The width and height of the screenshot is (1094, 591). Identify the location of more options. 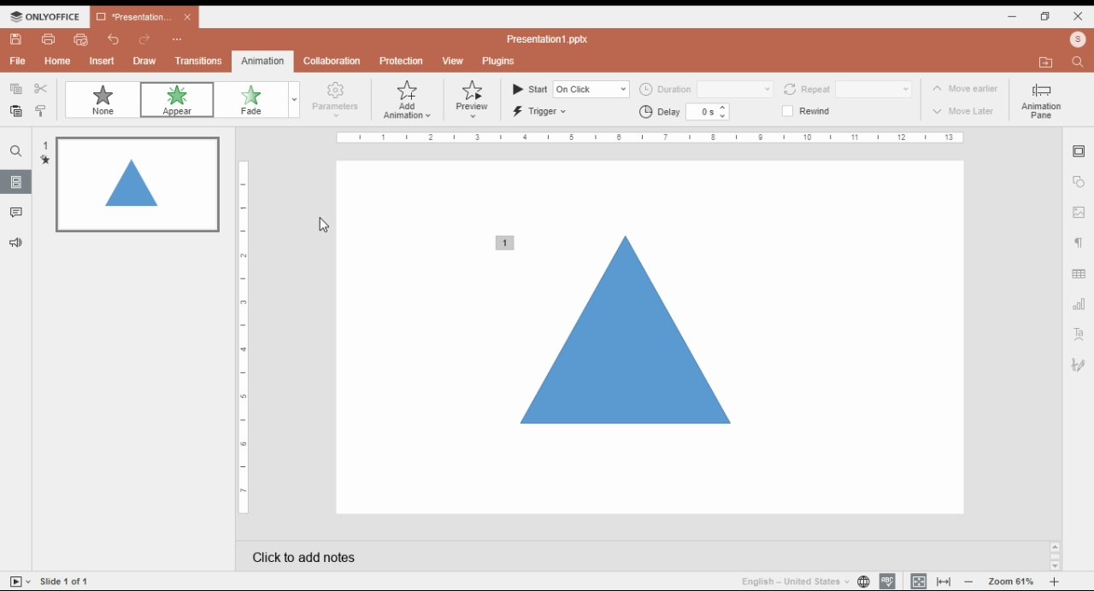
(177, 40).